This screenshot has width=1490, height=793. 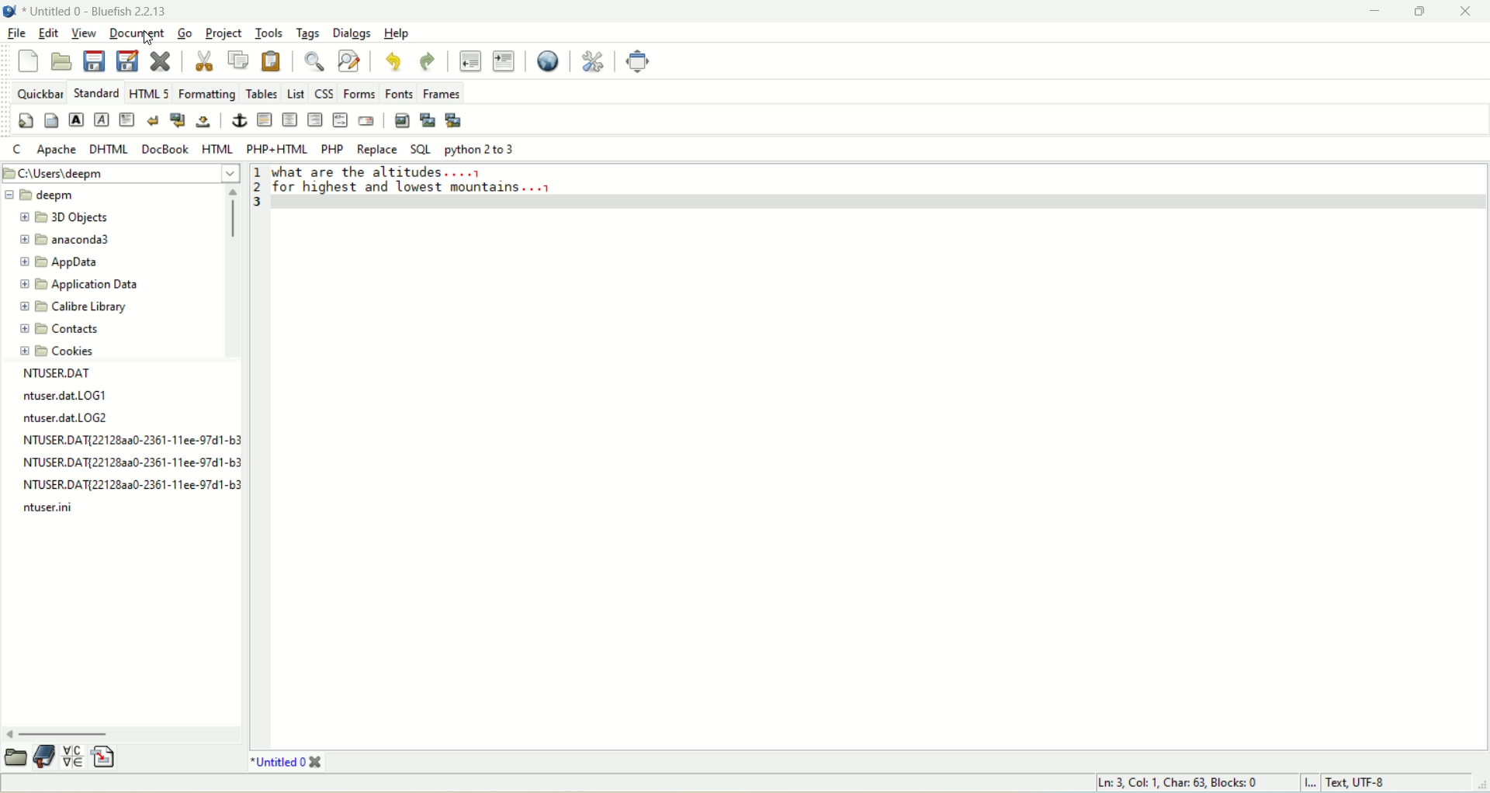 What do you see at coordinates (111, 151) in the screenshot?
I see `DHTML` at bounding box center [111, 151].